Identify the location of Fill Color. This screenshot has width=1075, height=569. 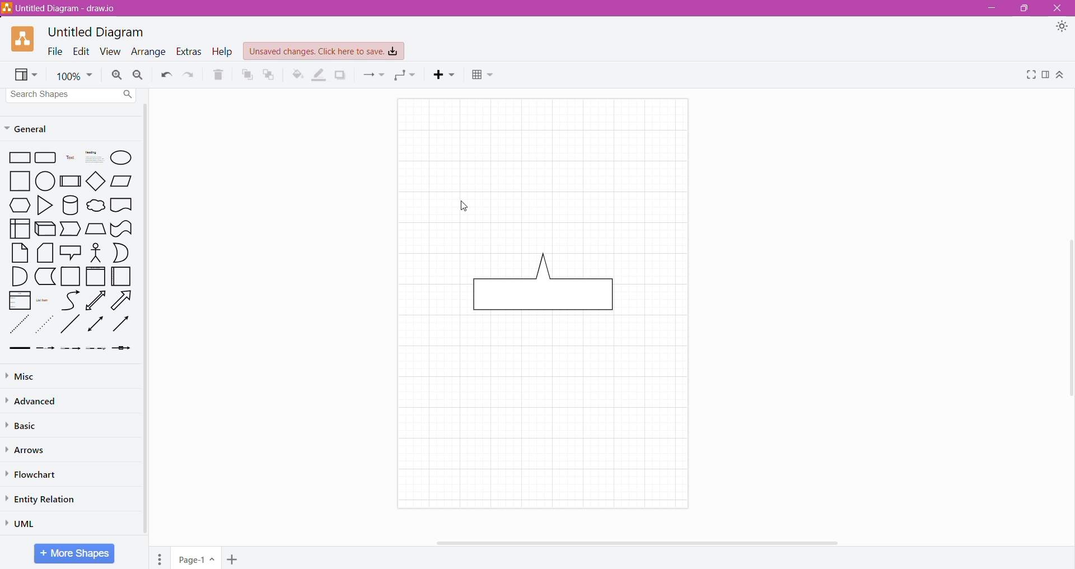
(296, 74).